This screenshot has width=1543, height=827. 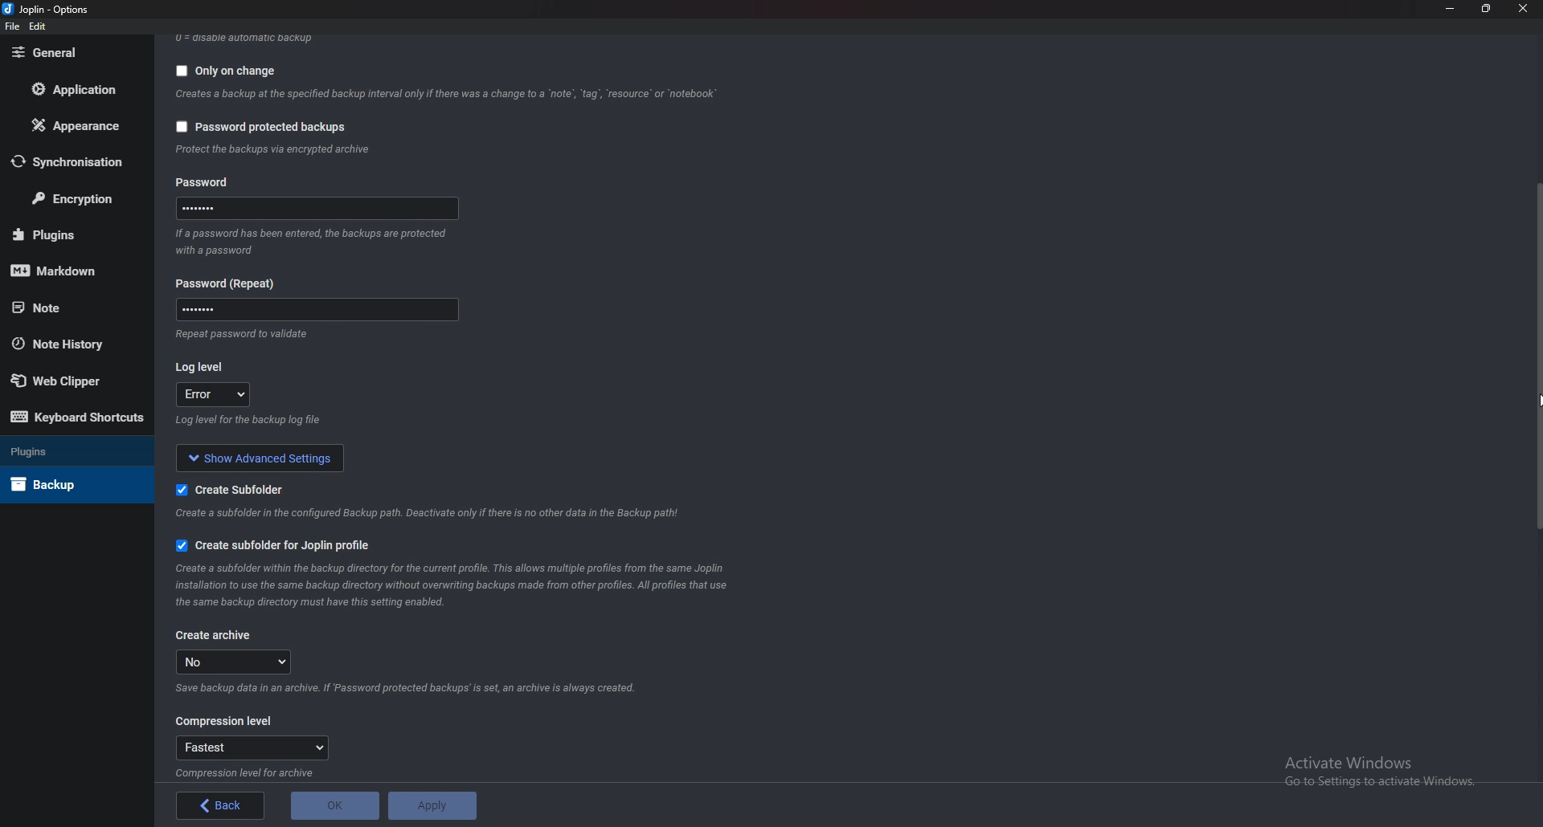 What do you see at coordinates (1537, 359) in the screenshot?
I see `scroll bar` at bounding box center [1537, 359].